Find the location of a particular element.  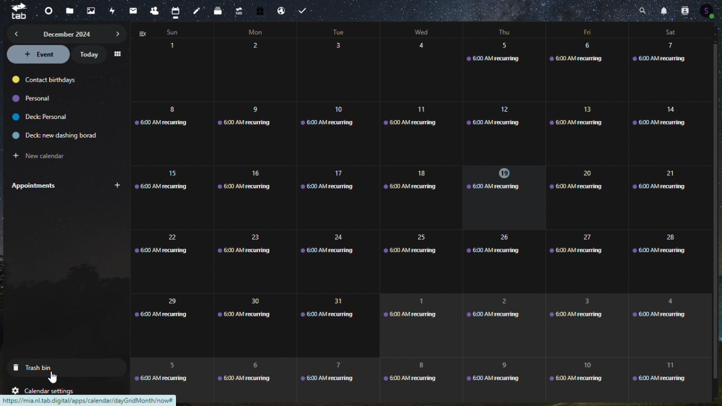

6 is located at coordinates (245, 377).